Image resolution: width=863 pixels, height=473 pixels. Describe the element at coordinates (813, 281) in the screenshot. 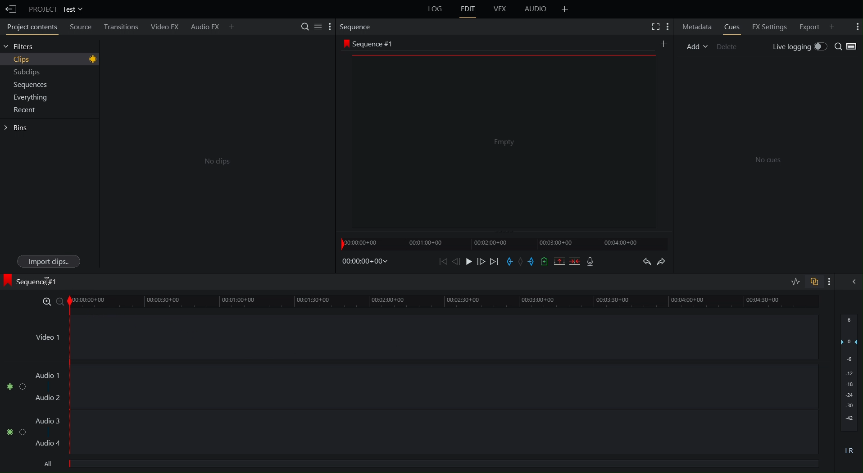

I see `Toggle auto track sync` at that location.